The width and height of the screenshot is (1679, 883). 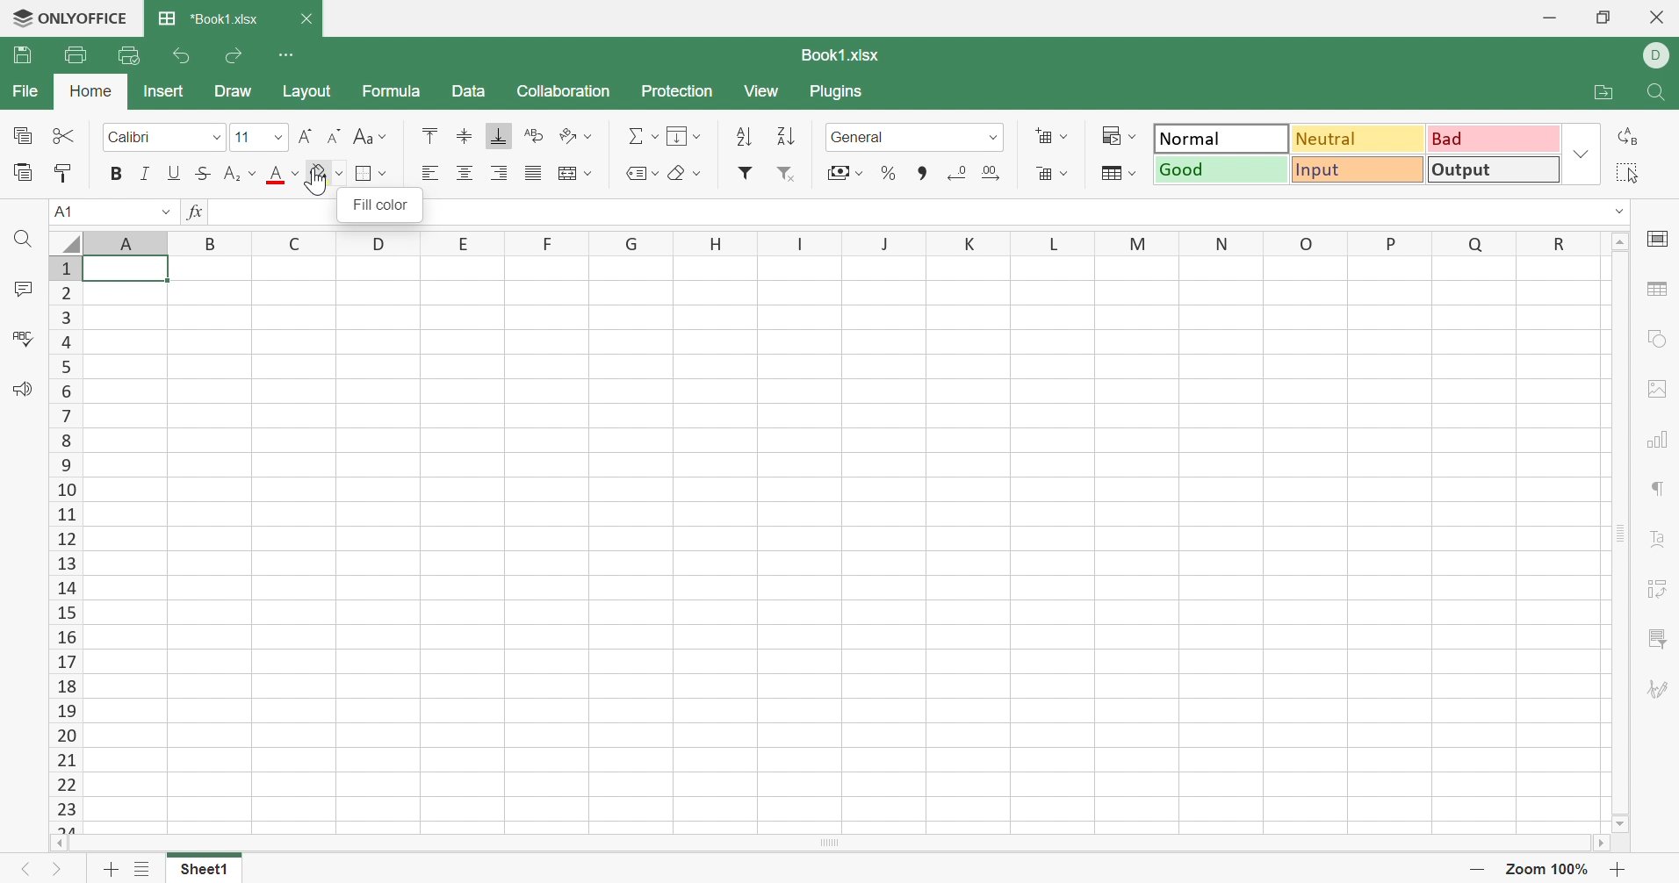 What do you see at coordinates (25, 387) in the screenshot?
I see `Feedback & Support` at bounding box center [25, 387].